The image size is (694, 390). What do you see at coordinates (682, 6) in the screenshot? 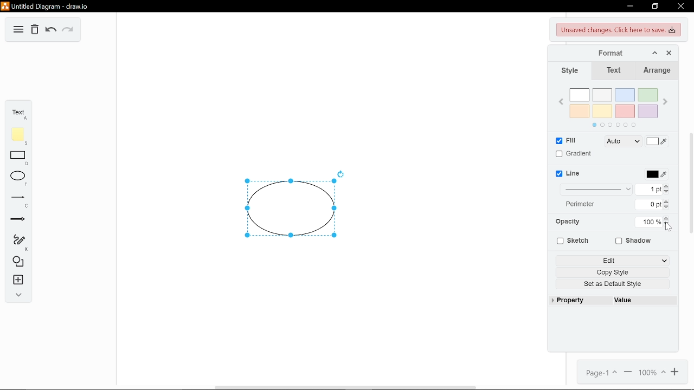
I see `Close` at bounding box center [682, 6].